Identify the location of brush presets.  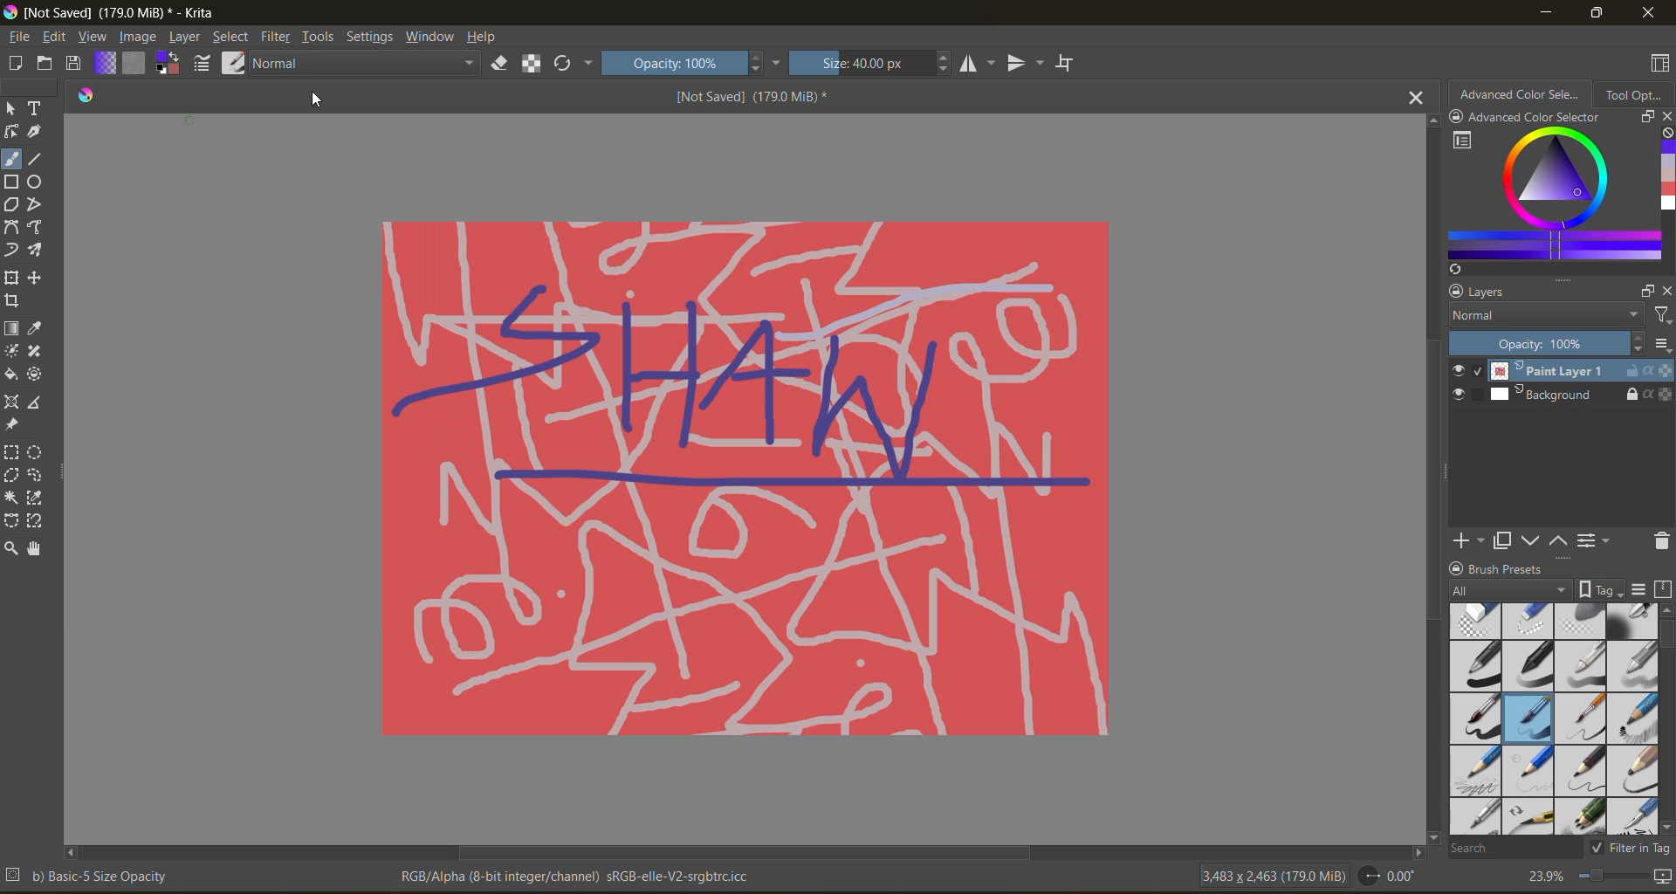
(1555, 719).